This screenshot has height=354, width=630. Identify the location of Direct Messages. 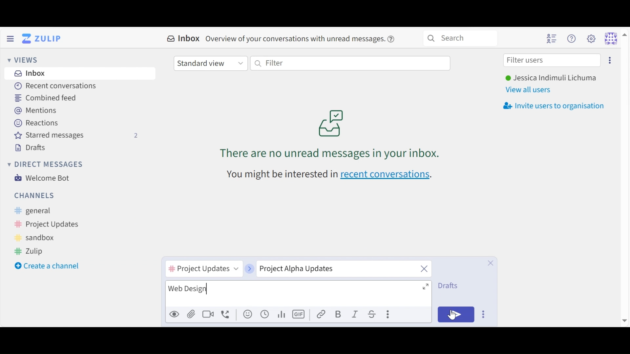
(47, 165).